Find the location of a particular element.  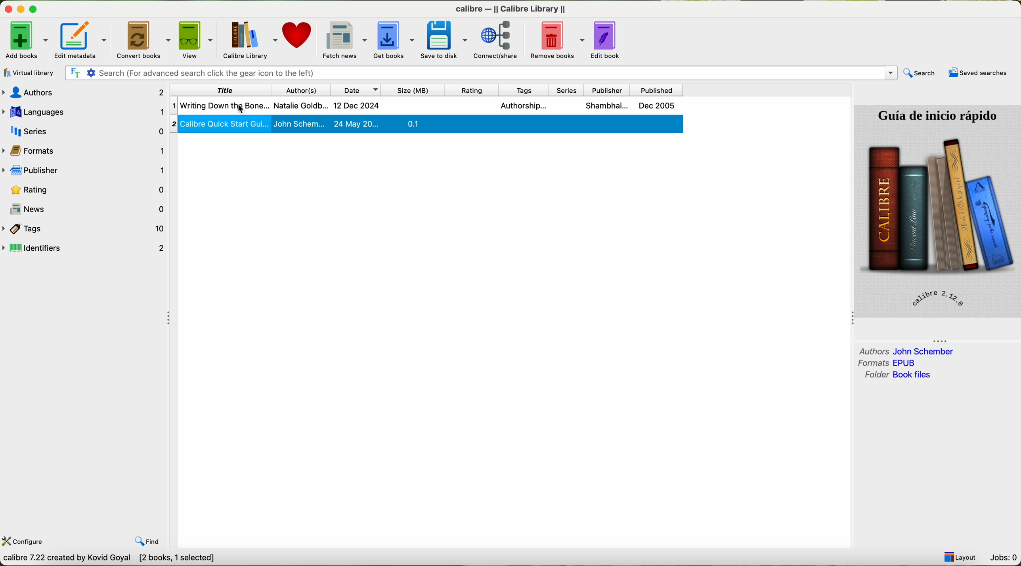

Callibre Quick Start Gu... John Schem ......24 may 20.......0.1 is located at coordinates (426, 126).